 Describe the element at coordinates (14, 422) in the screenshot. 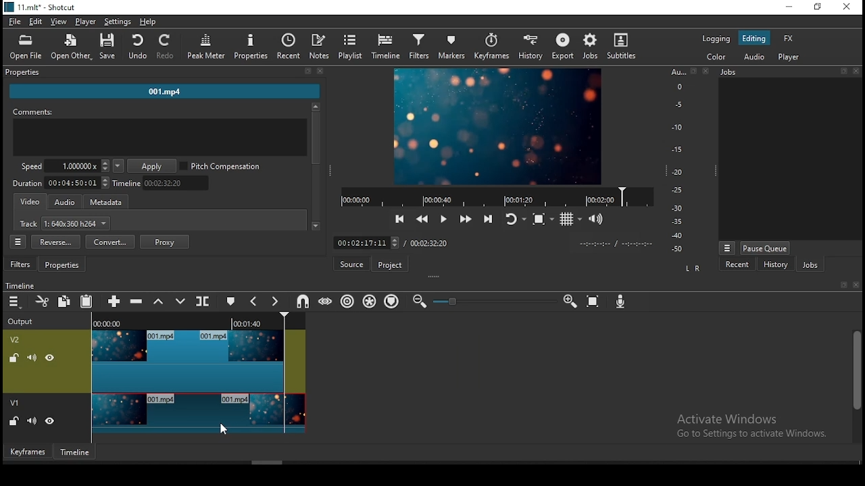

I see `(UN)LOCK` at that location.